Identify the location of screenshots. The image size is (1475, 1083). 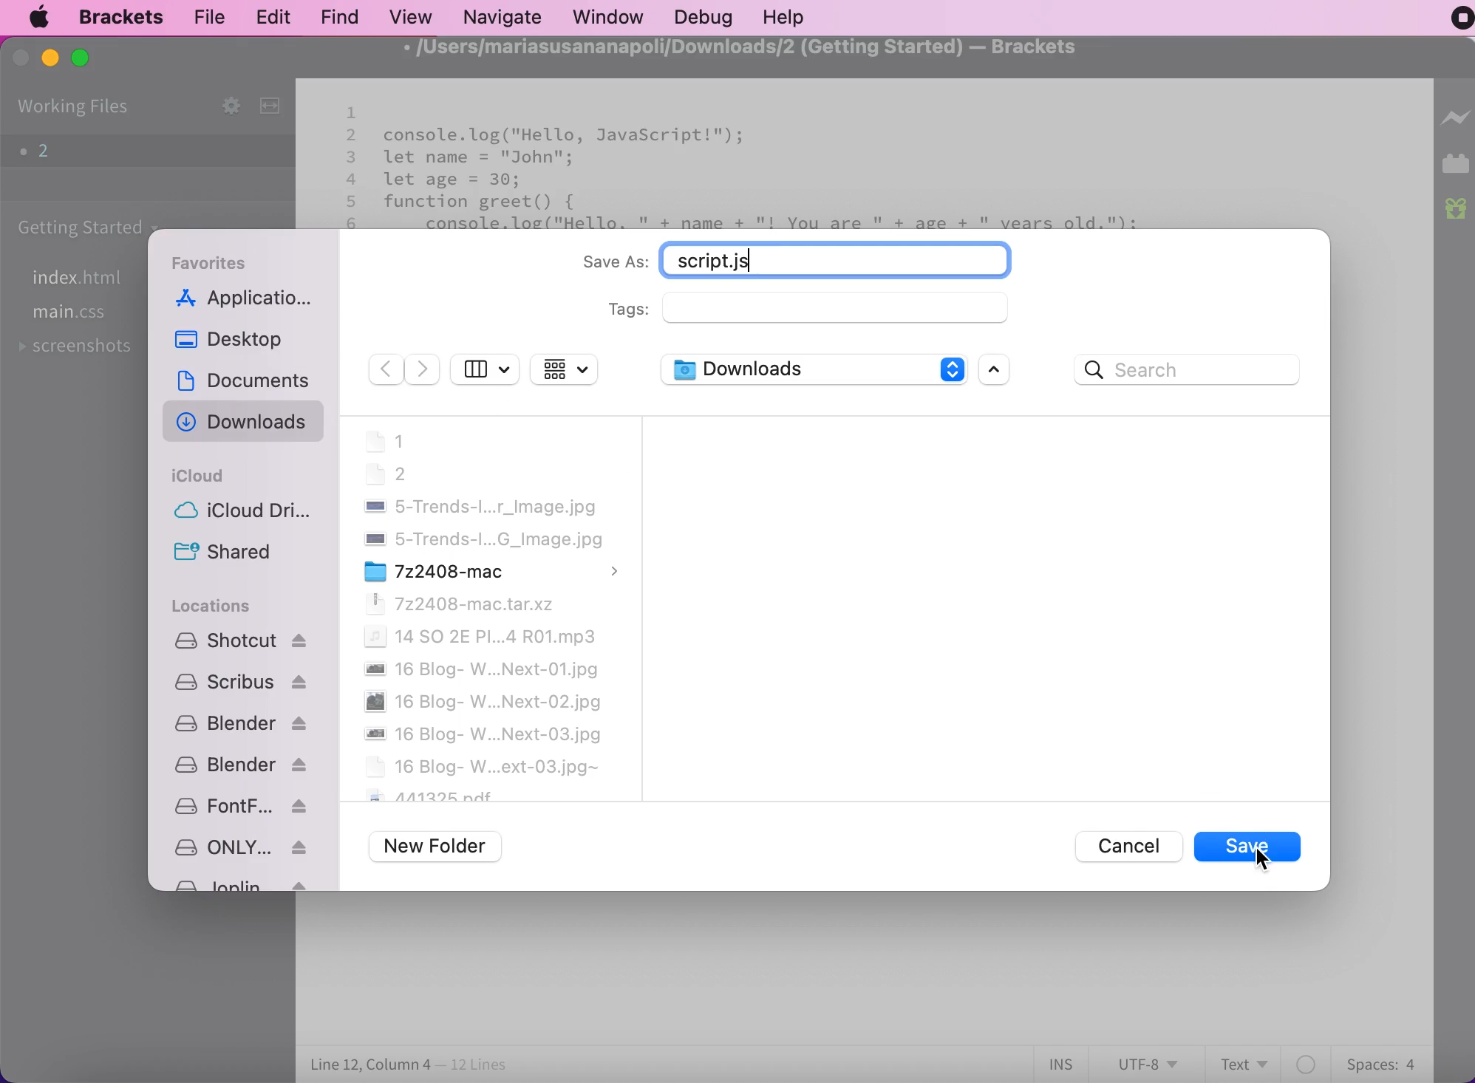
(83, 349).